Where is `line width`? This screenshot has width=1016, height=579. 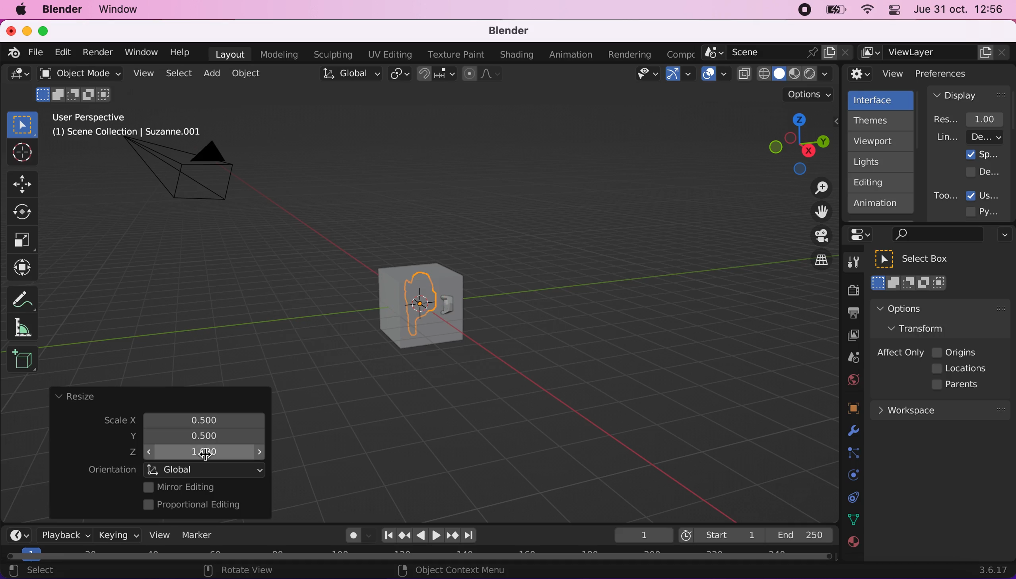
line width is located at coordinates (969, 137).